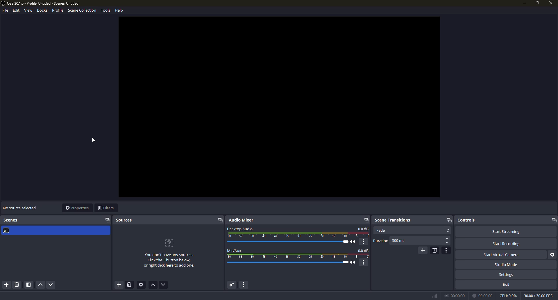 Image resolution: width=558 pixels, height=300 pixels. Describe the element at coordinates (380, 241) in the screenshot. I see `duration` at that location.